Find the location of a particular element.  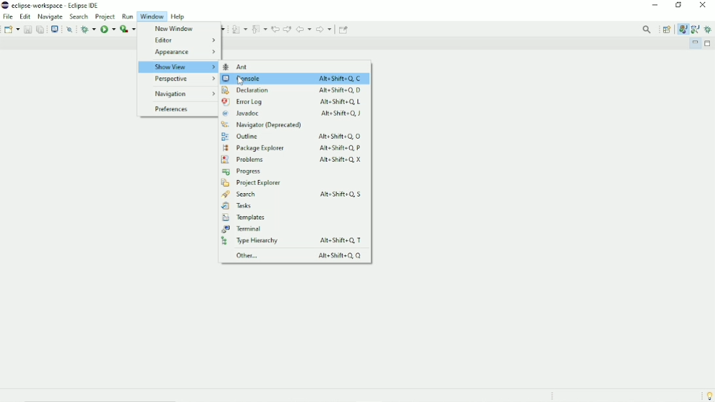

Save is located at coordinates (27, 29).